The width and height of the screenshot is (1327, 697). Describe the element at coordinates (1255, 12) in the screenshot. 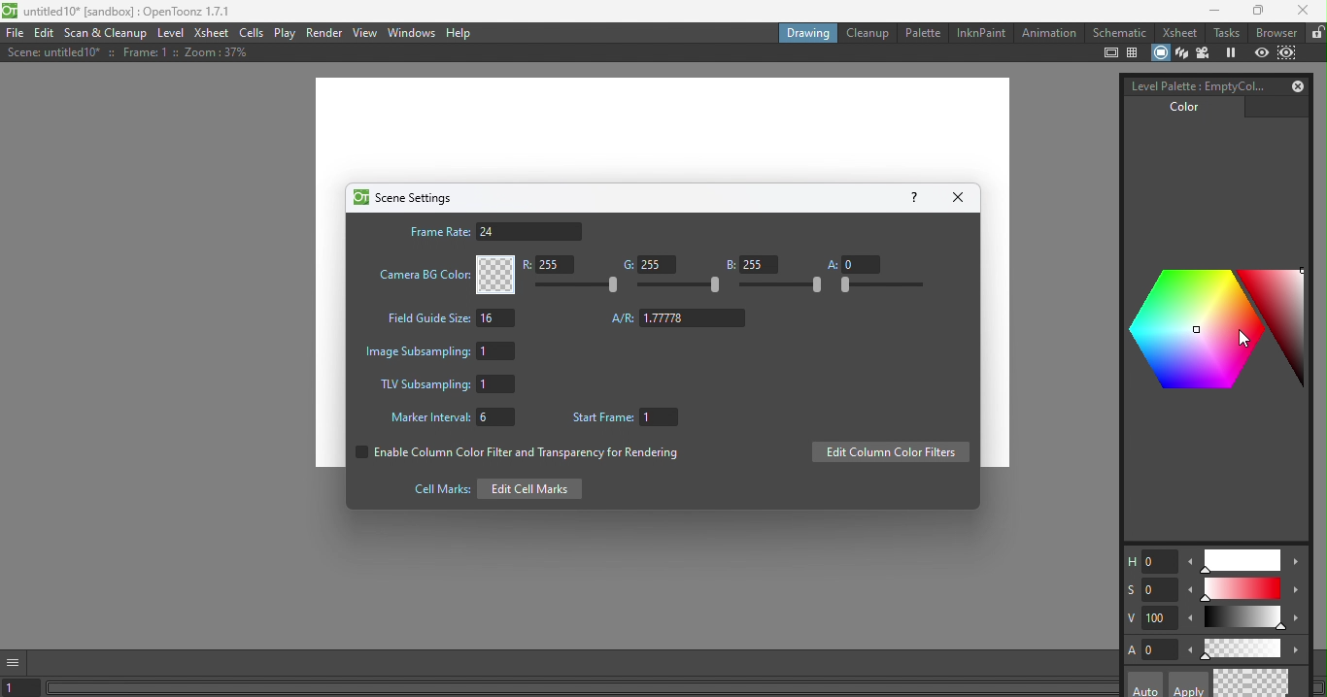

I see `Maximize` at that location.